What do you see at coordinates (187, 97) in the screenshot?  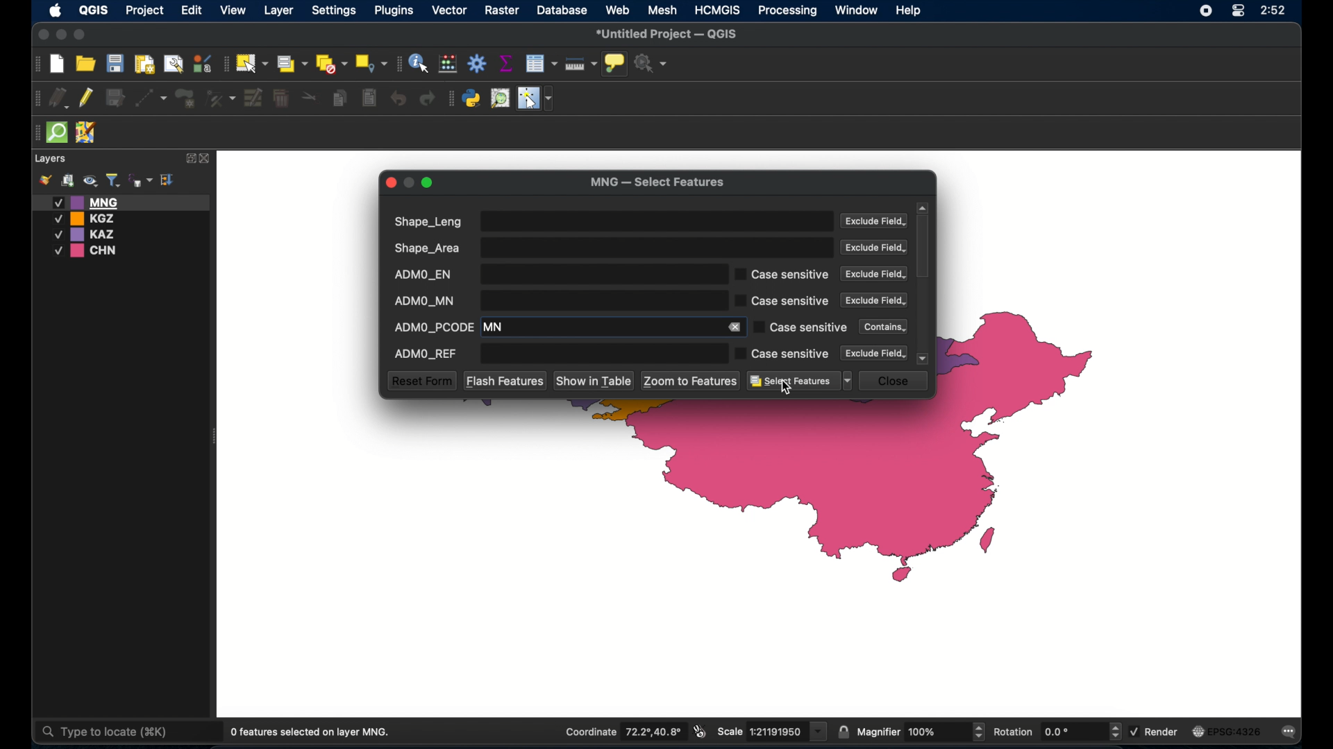 I see `add polygon feature` at bounding box center [187, 97].